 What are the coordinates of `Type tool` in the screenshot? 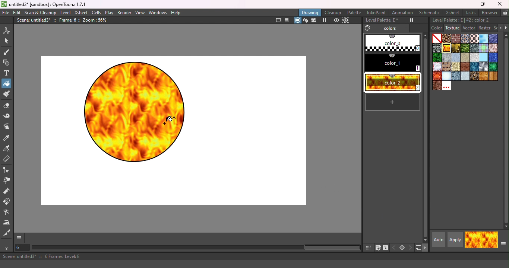 It's located at (8, 73).